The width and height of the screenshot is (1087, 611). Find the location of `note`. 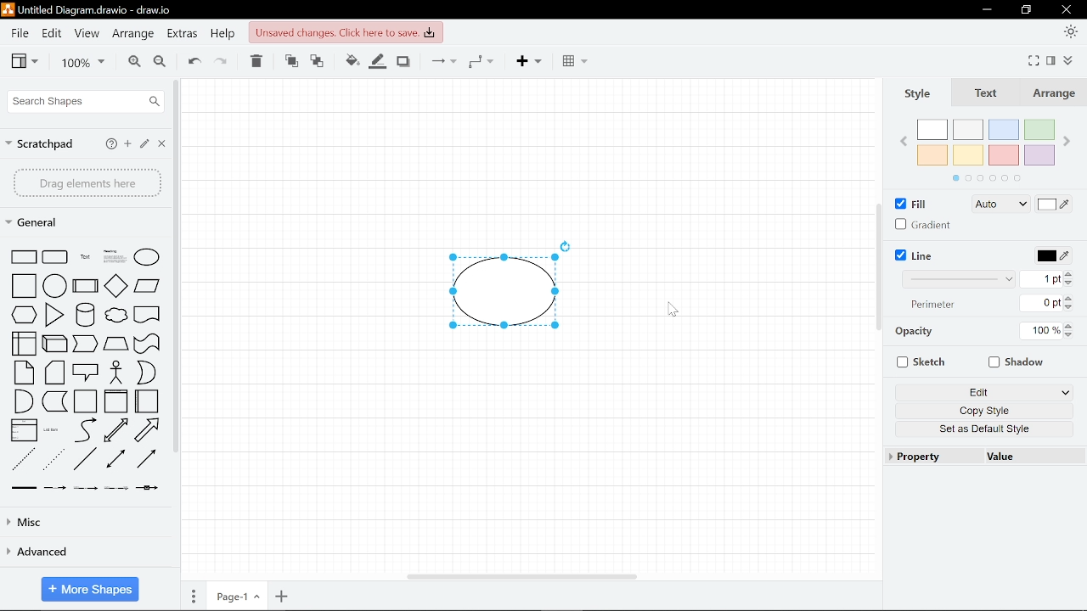

note is located at coordinates (25, 373).